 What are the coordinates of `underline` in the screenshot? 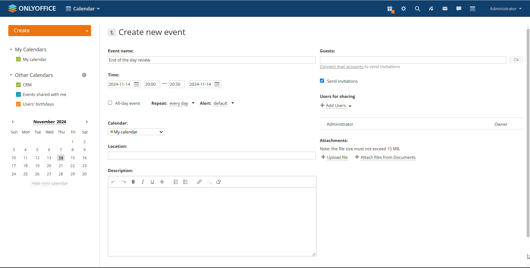 It's located at (153, 182).